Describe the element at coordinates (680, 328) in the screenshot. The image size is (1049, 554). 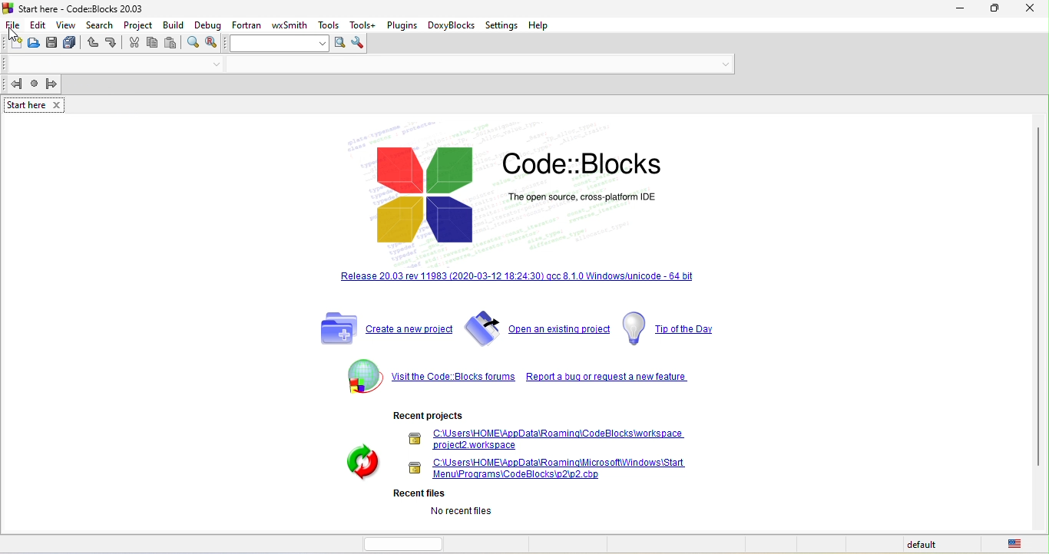
I see `tip of the day` at that location.